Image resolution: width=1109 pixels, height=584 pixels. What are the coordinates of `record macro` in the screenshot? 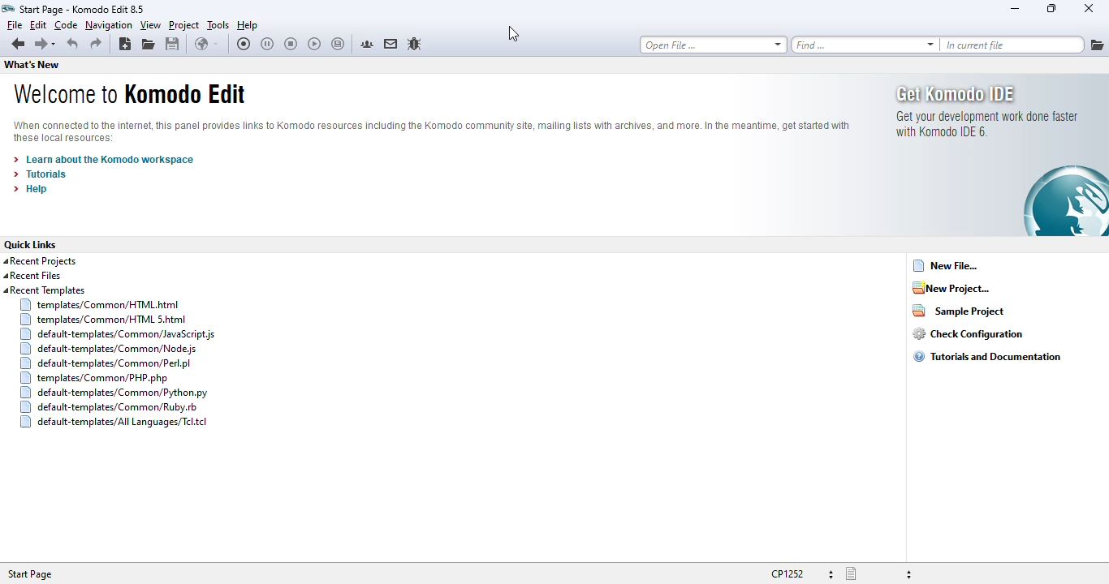 It's located at (244, 44).